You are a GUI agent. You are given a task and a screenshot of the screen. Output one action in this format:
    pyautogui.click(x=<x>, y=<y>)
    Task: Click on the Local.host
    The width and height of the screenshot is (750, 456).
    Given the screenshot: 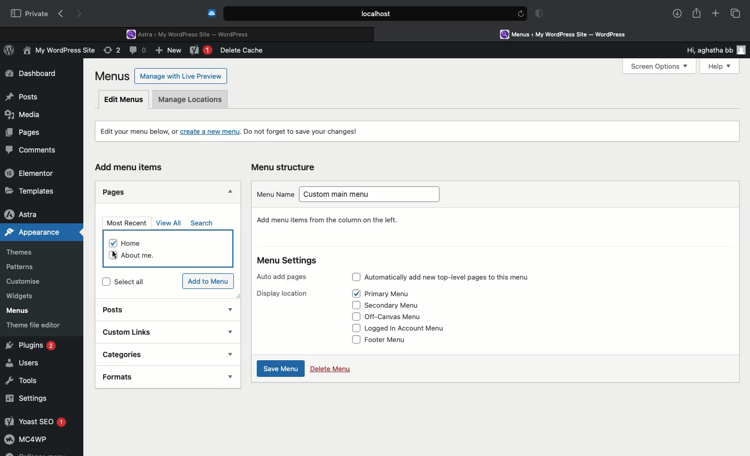 What is the action you would take?
    pyautogui.click(x=376, y=13)
    